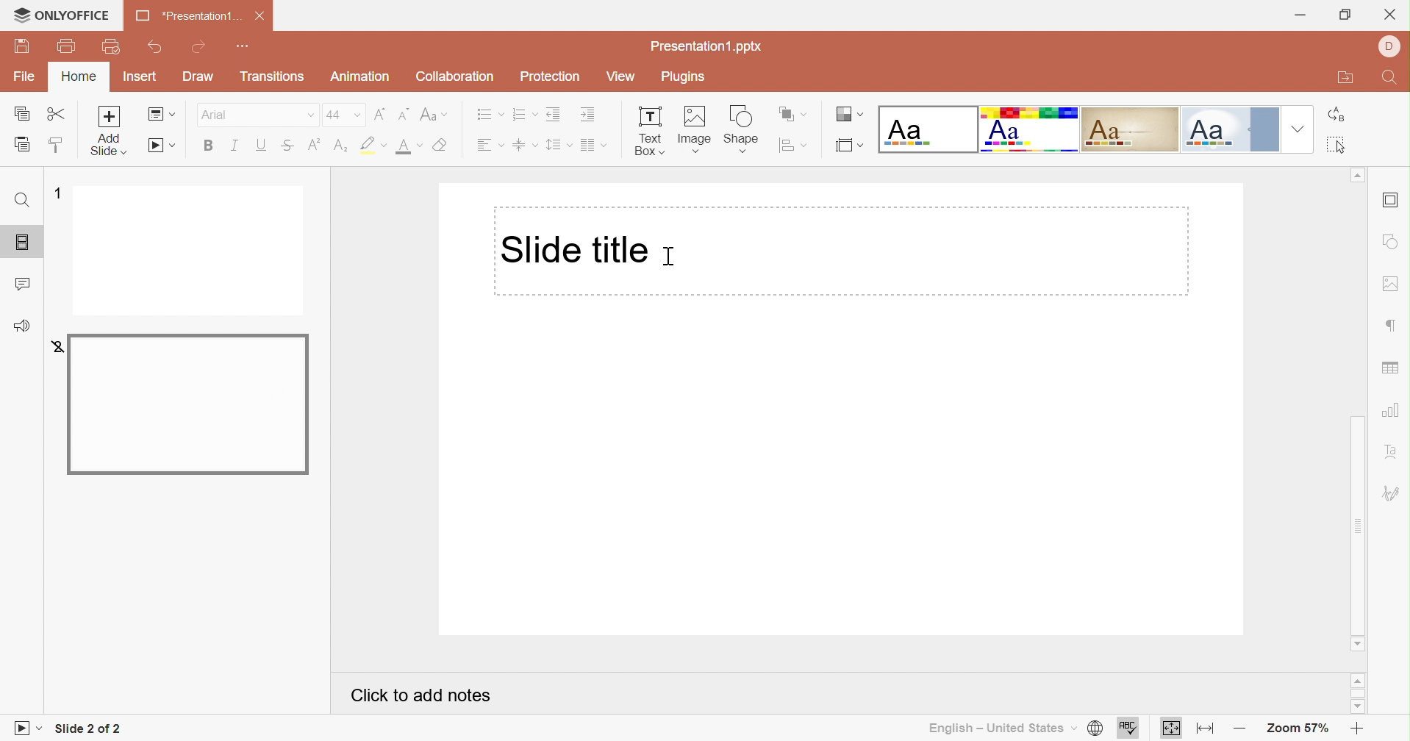  I want to click on Text art settings, so click(1396, 453).